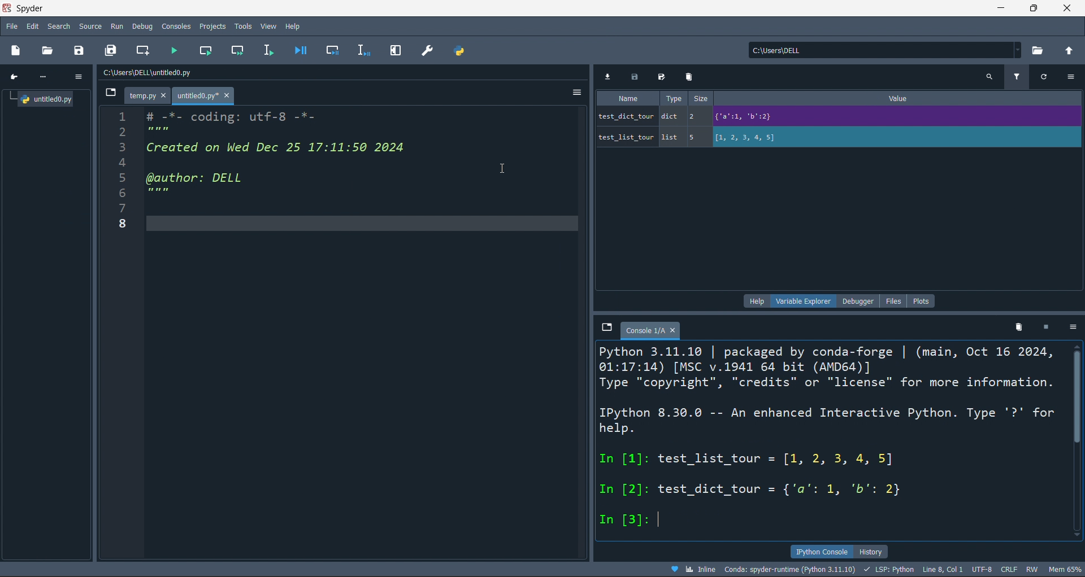  I want to click on maximiz, so click(1036, 8).